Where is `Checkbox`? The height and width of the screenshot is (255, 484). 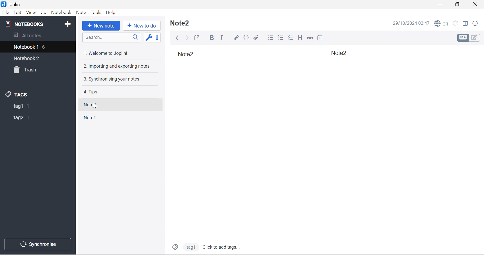
Checkbox is located at coordinates (290, 38).